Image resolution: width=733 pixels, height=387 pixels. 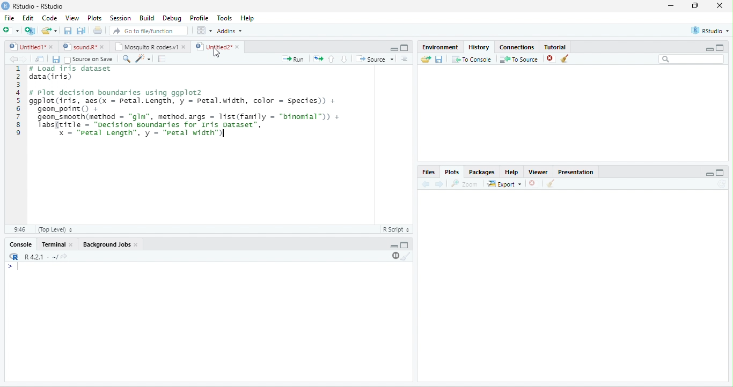 I want to click on Connections, so click(x=516, y=47).